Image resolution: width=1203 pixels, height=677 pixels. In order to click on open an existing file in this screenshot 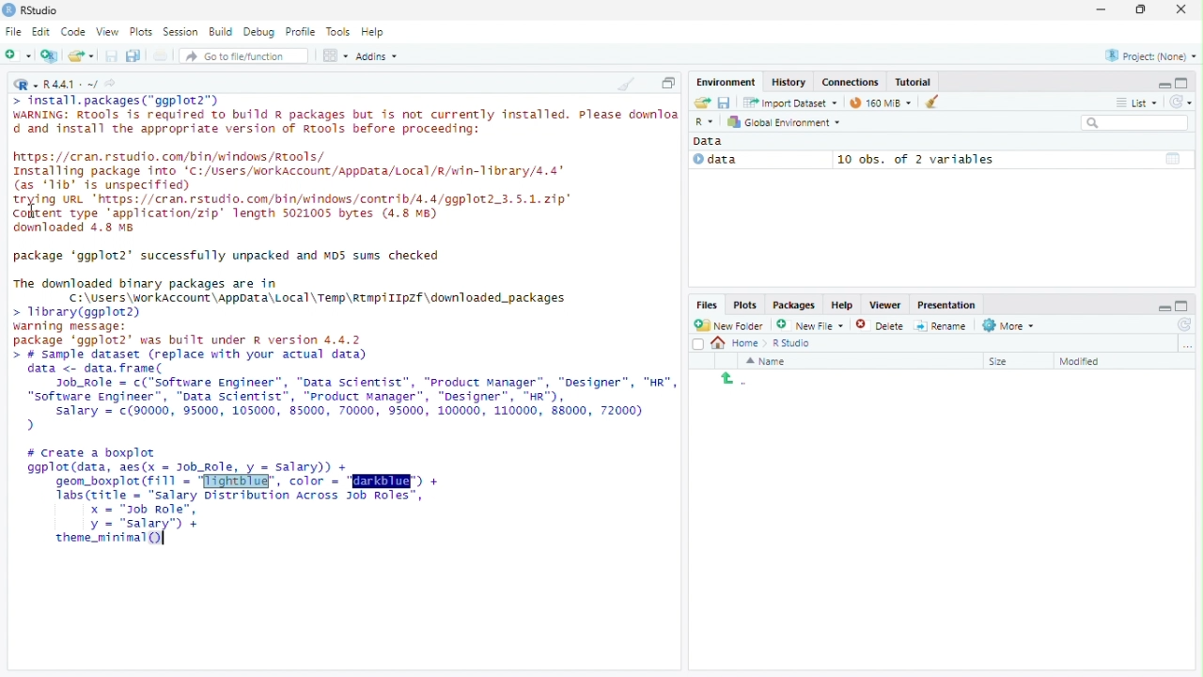, I will do `click(84, 55)`.